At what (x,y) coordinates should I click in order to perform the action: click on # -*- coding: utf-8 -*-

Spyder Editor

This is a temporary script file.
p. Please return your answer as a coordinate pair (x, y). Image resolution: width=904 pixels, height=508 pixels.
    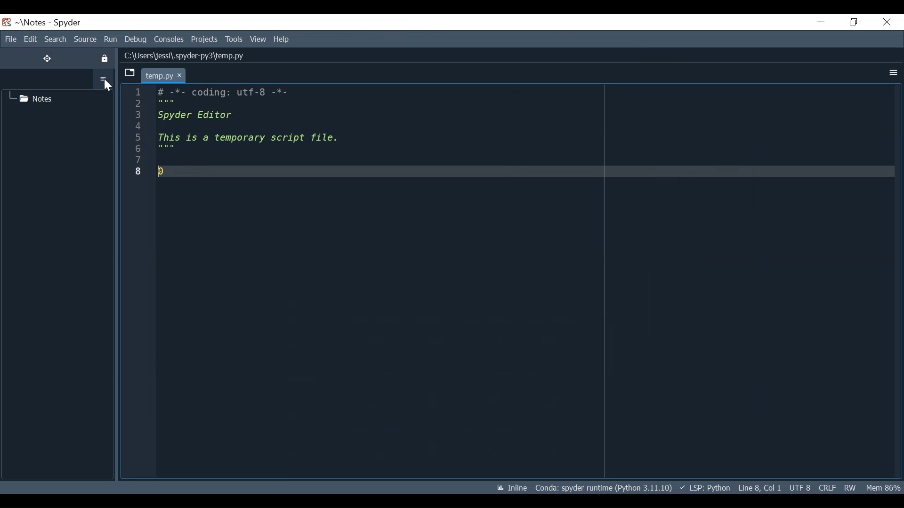
    Looking at the image, I should click on (292, 135).